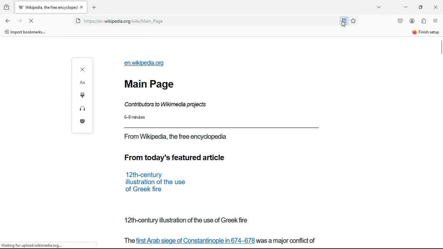 The width and height of the screenshot is (443, 249). Describe the element at coordinates (27, 32) in the screenshot. I see `import bookmarks...` at that location.